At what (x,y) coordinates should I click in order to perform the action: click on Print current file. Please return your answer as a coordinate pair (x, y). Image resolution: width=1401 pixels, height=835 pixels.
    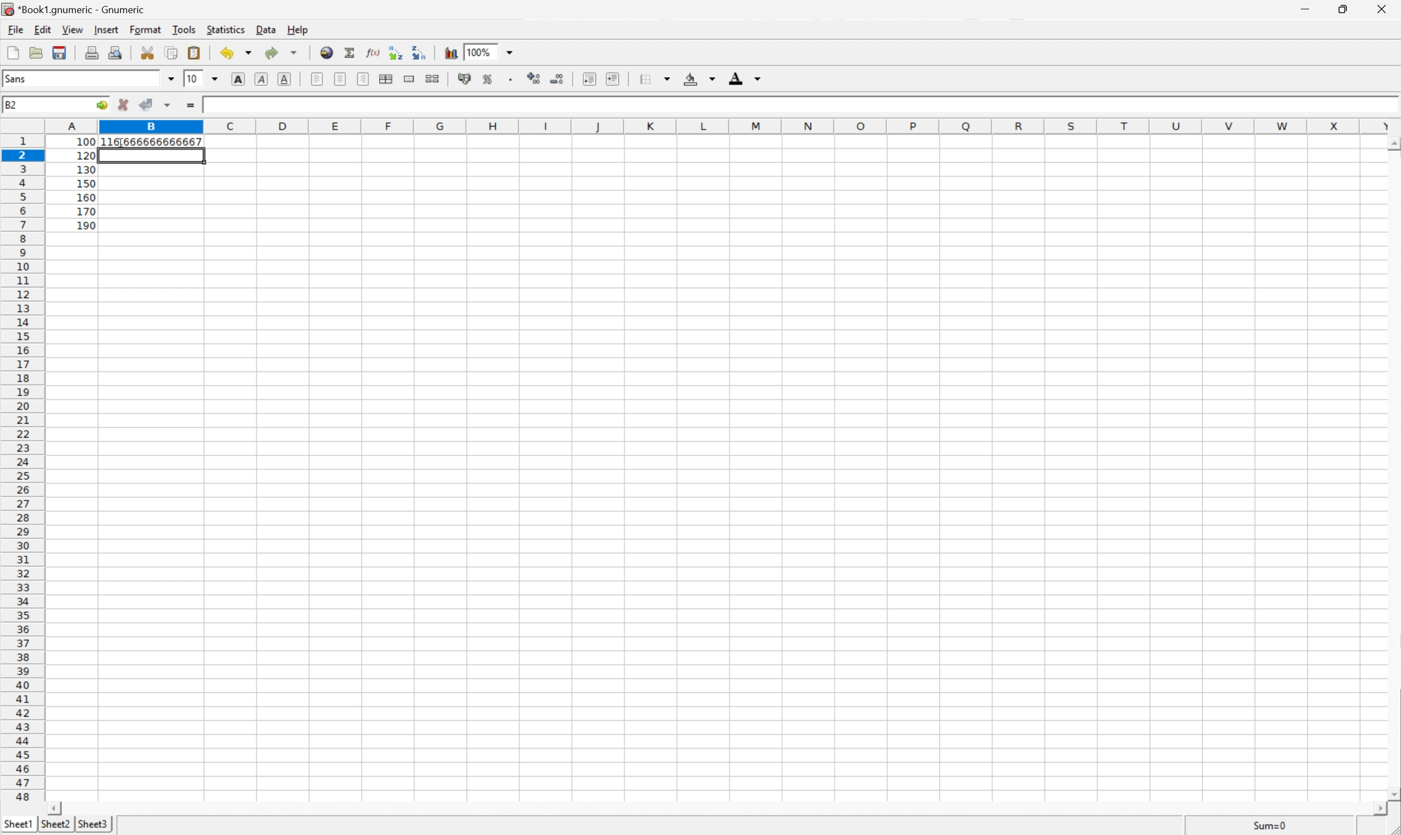
    Looking at the image, I should click on (92, 51).